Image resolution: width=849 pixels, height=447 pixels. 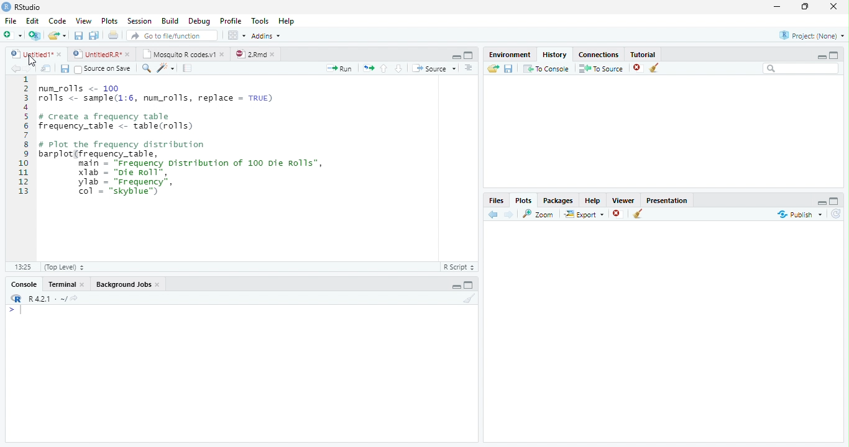 I want to click on History, so click(x=555, y=53).